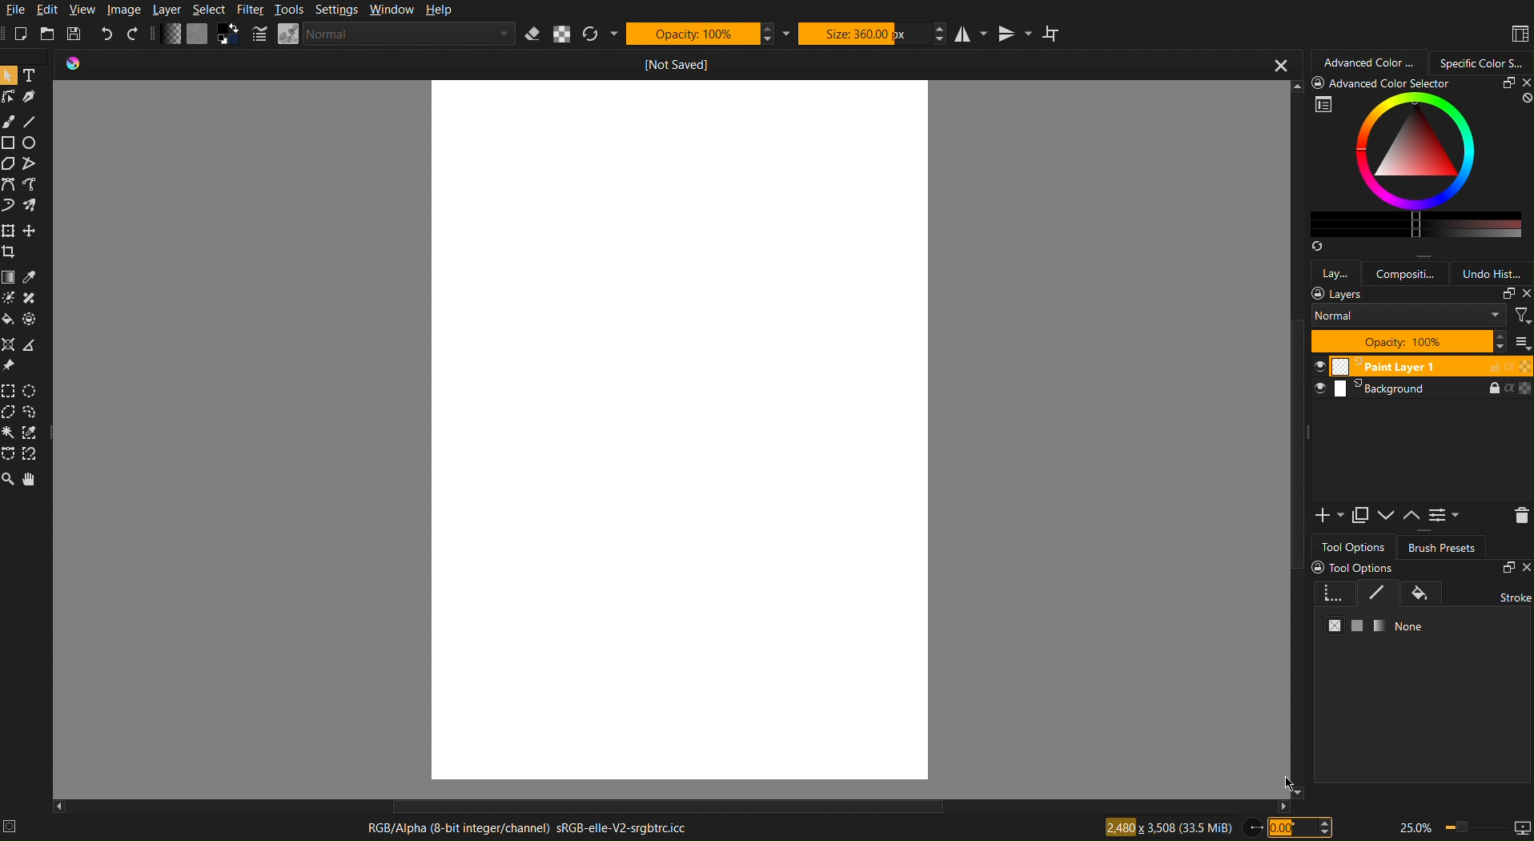 The width and height of the screenshot is (1534, 841). Describe the element at coordinates (394, 10) in the screenshot. I see `Window` at that location.